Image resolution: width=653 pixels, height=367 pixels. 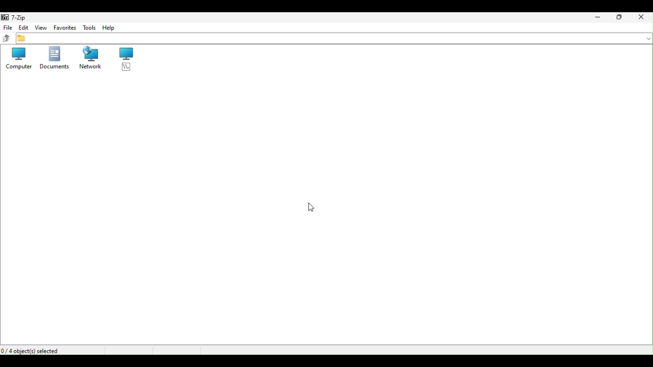 What do you see at coordinates (41, 27) in the screenshot?
I see `View` at bounding box center [41, 27].